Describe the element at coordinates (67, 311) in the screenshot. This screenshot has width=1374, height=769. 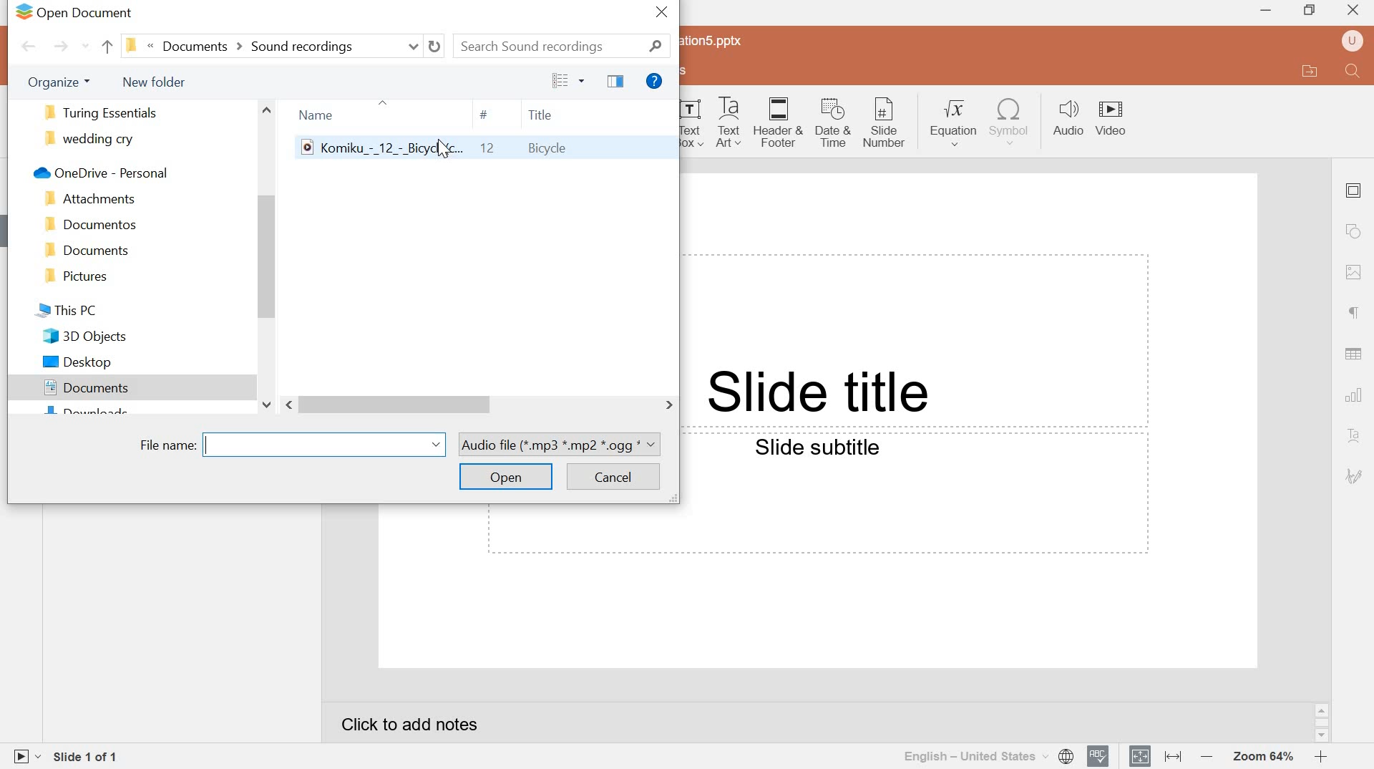
I see `this pc` at that location.